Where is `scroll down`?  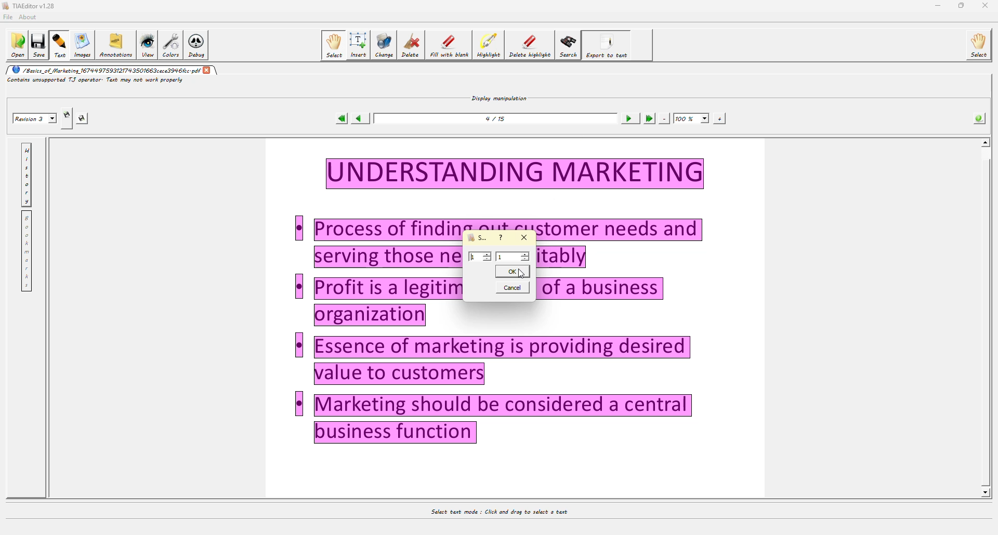
scroll down is located at coordinates (986, 489).